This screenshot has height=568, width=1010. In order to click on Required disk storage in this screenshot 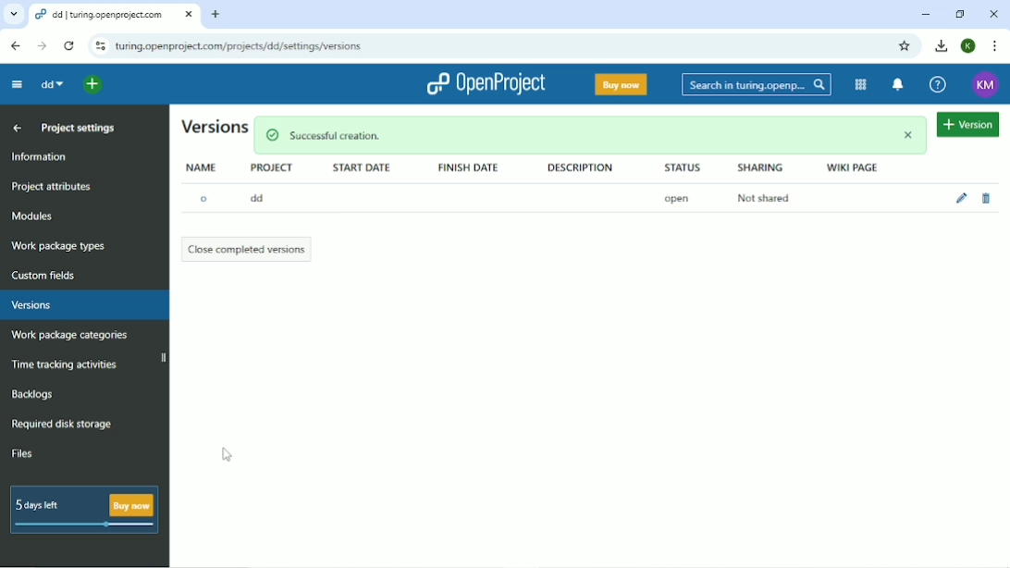, I will do `click(62, 425)`.